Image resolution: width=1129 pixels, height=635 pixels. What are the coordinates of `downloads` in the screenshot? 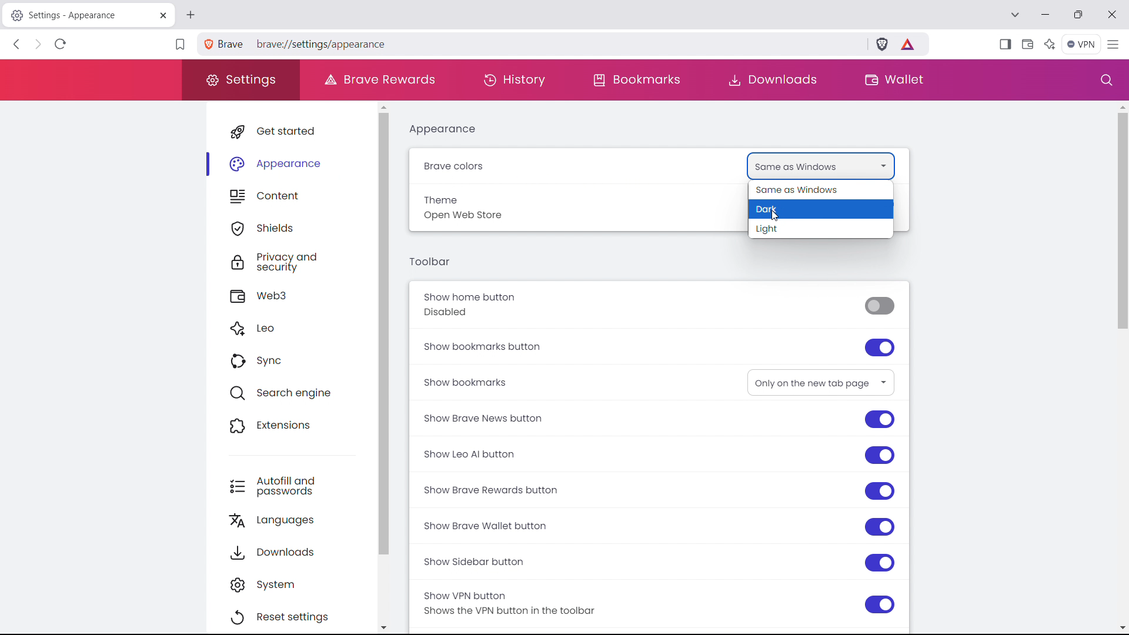 It's located at (771, 81).